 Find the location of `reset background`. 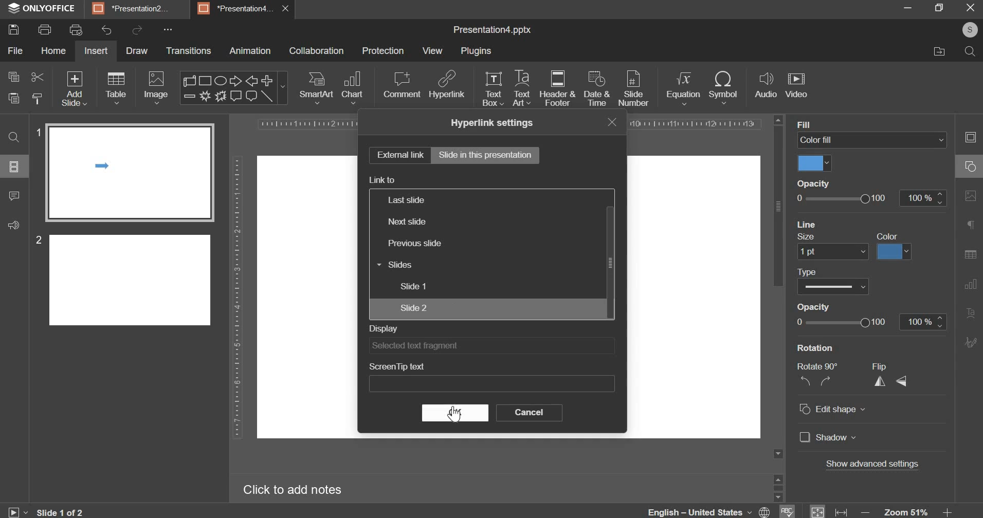

reset background is located at coordinates (818, 237).